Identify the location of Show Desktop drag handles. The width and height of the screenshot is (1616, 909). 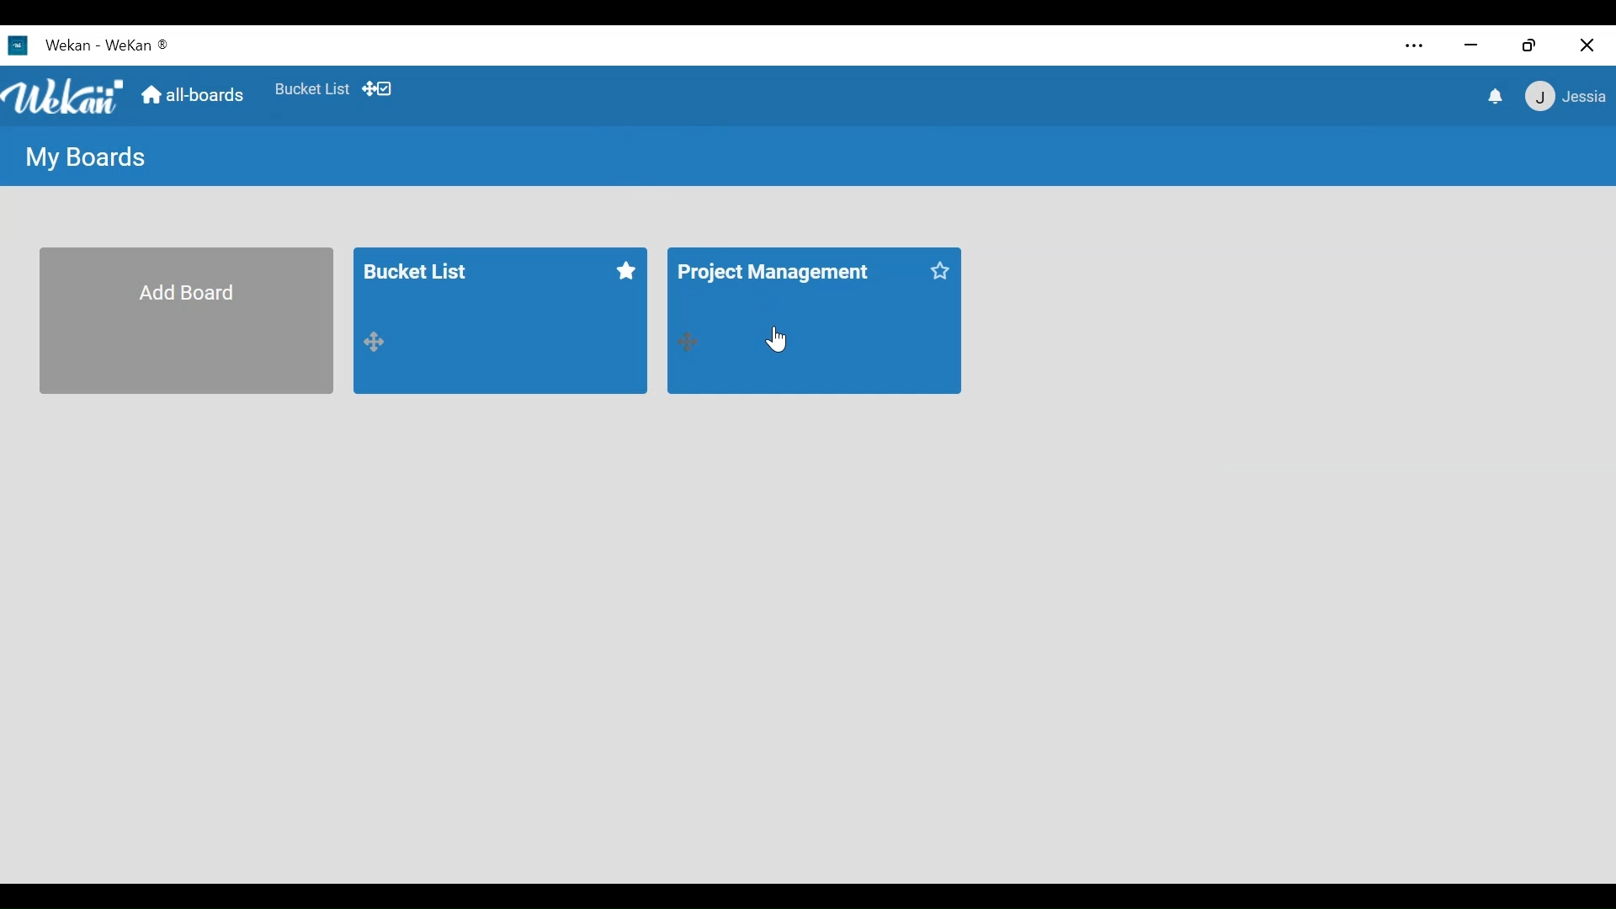
(381, 89).